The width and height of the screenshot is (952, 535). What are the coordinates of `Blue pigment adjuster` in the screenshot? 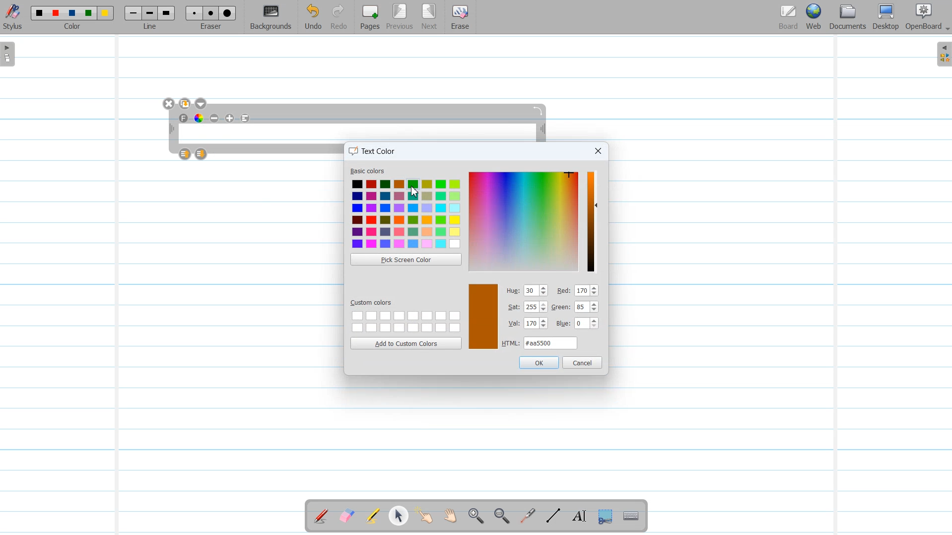 It's located at (577, 324).